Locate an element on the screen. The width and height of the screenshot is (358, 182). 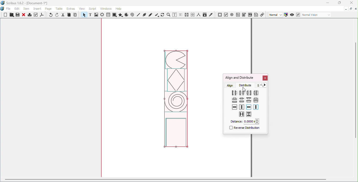
Text frame is located at coordinates (91, 15).